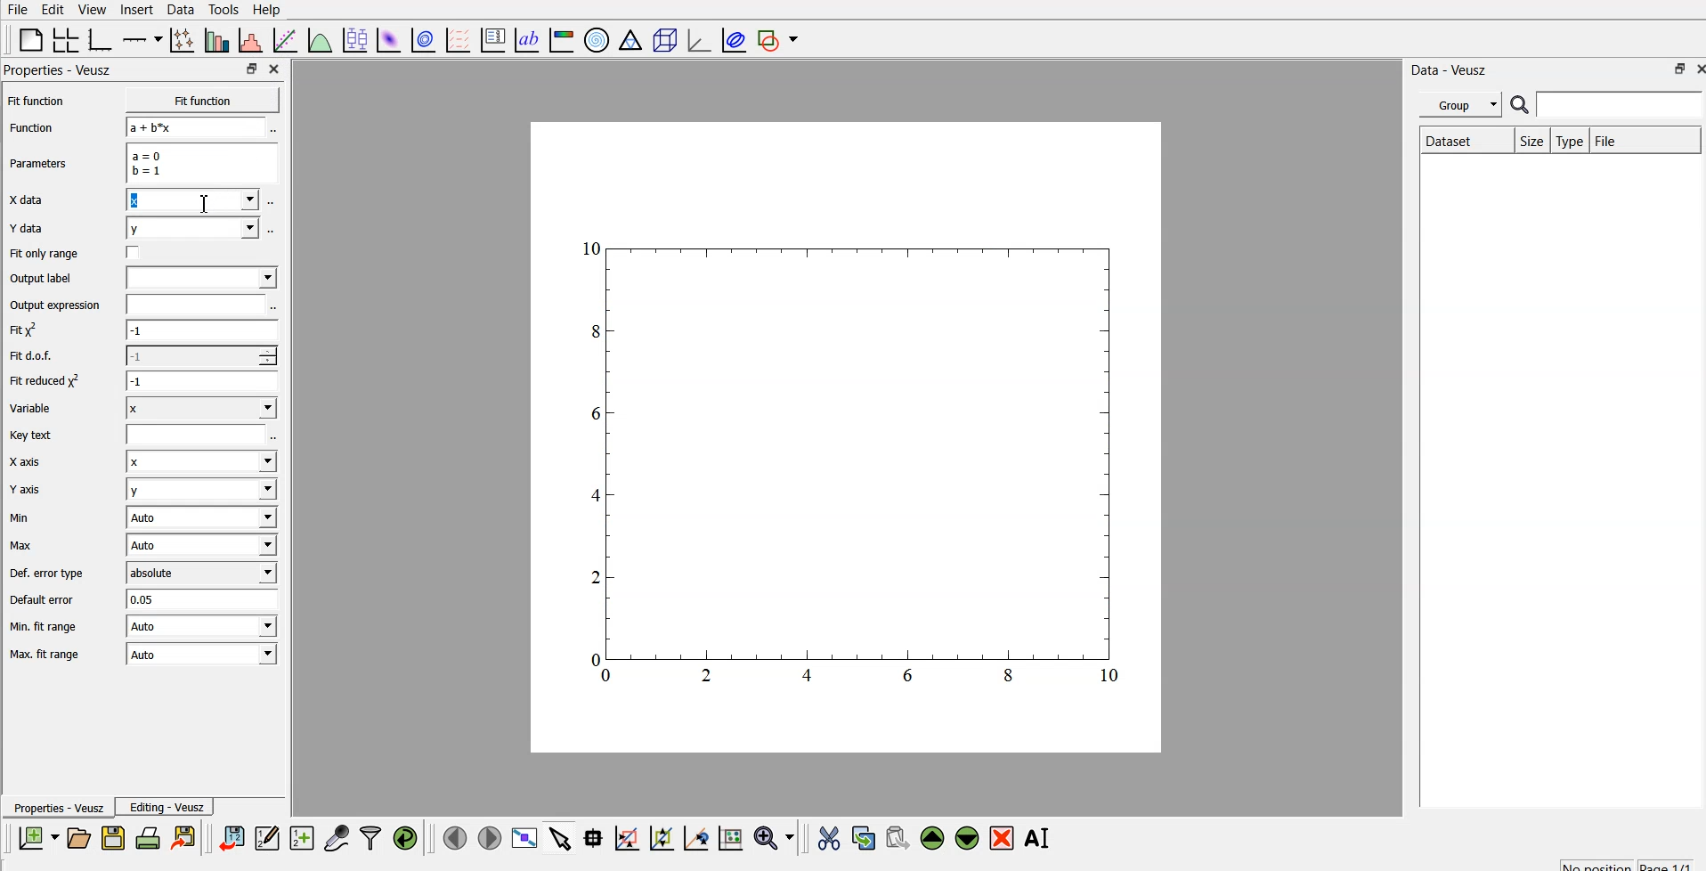  Describe the element at coordinates (50, 102) in the screenshot. I see `Fit function` at that location.